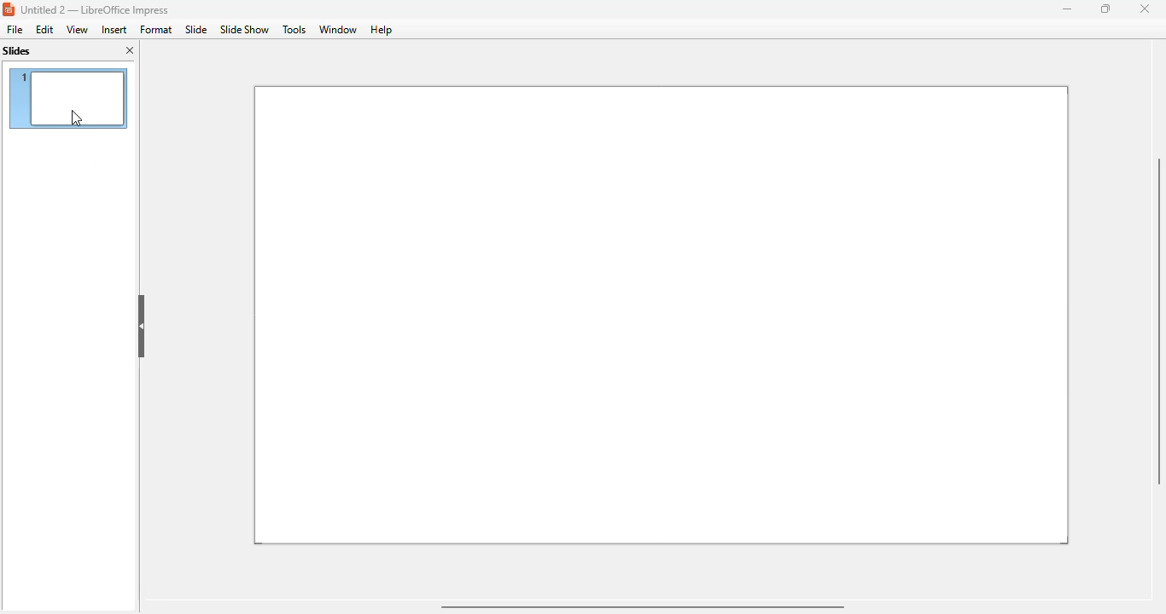  What do you see at coordinates (1067, 9) in the screenshot?
I see `minimize` at bounding box center [1067, 9].